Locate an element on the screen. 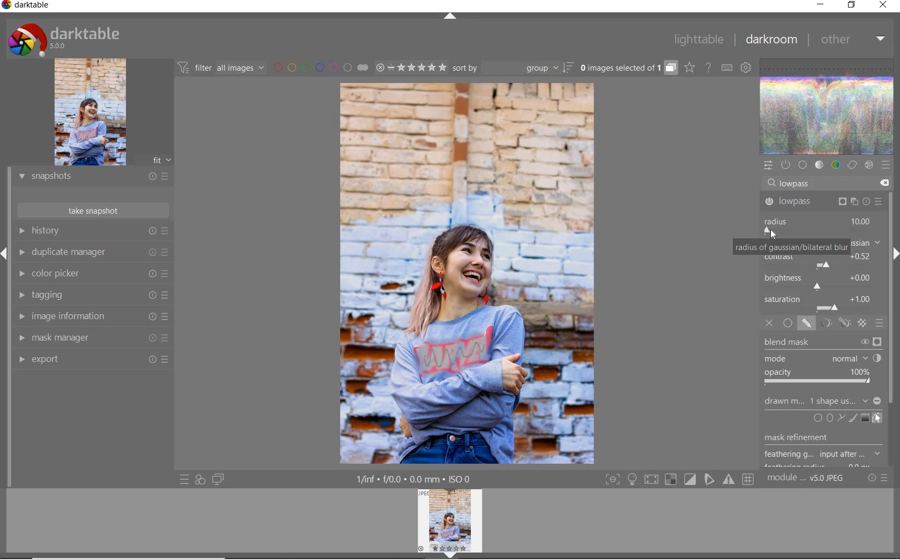 This screenshot has height=559, width=900. contrast is located at coordinates (820, 261).